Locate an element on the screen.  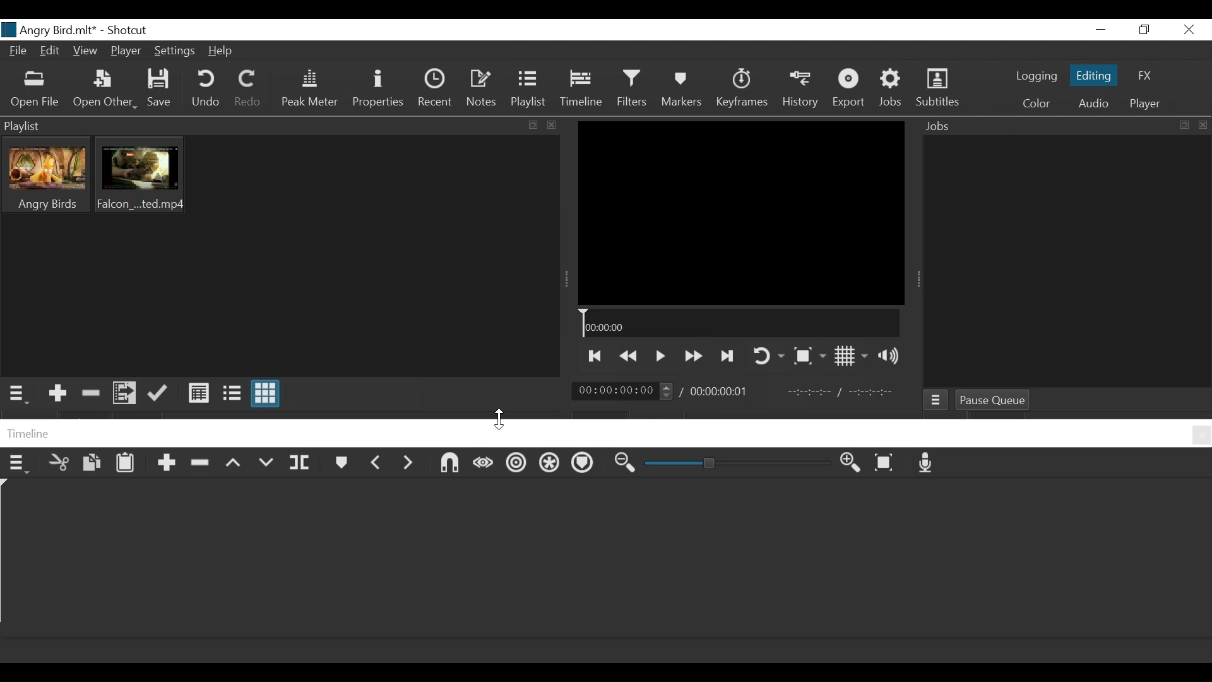
Media Viewer is located at coordinates (740, 212).